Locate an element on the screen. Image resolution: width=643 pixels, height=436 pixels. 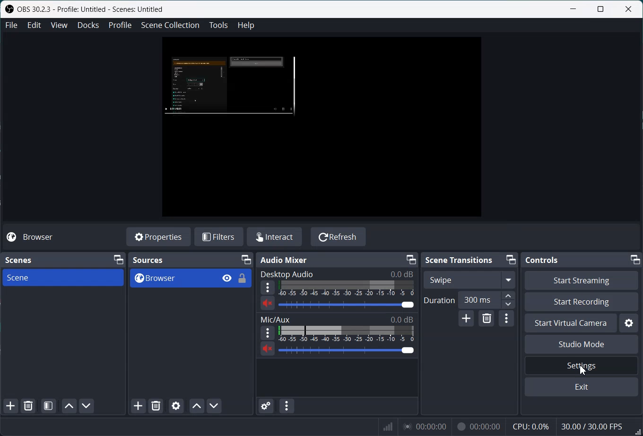
Minimize is located at coordinates (246, 260).